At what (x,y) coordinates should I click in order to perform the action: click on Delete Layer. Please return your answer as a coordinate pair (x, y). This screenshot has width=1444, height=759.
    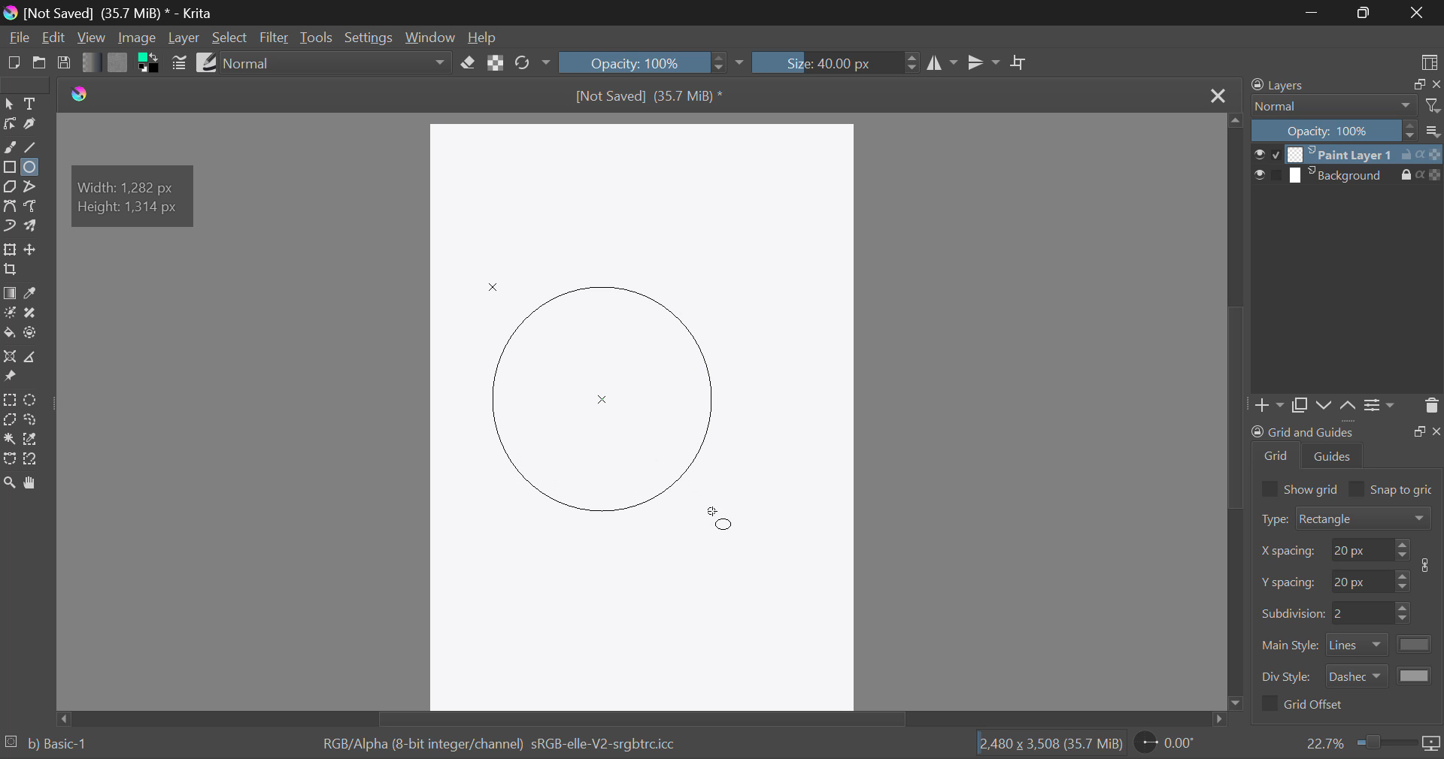
    Looking at the image, I should click on (1430, 409).